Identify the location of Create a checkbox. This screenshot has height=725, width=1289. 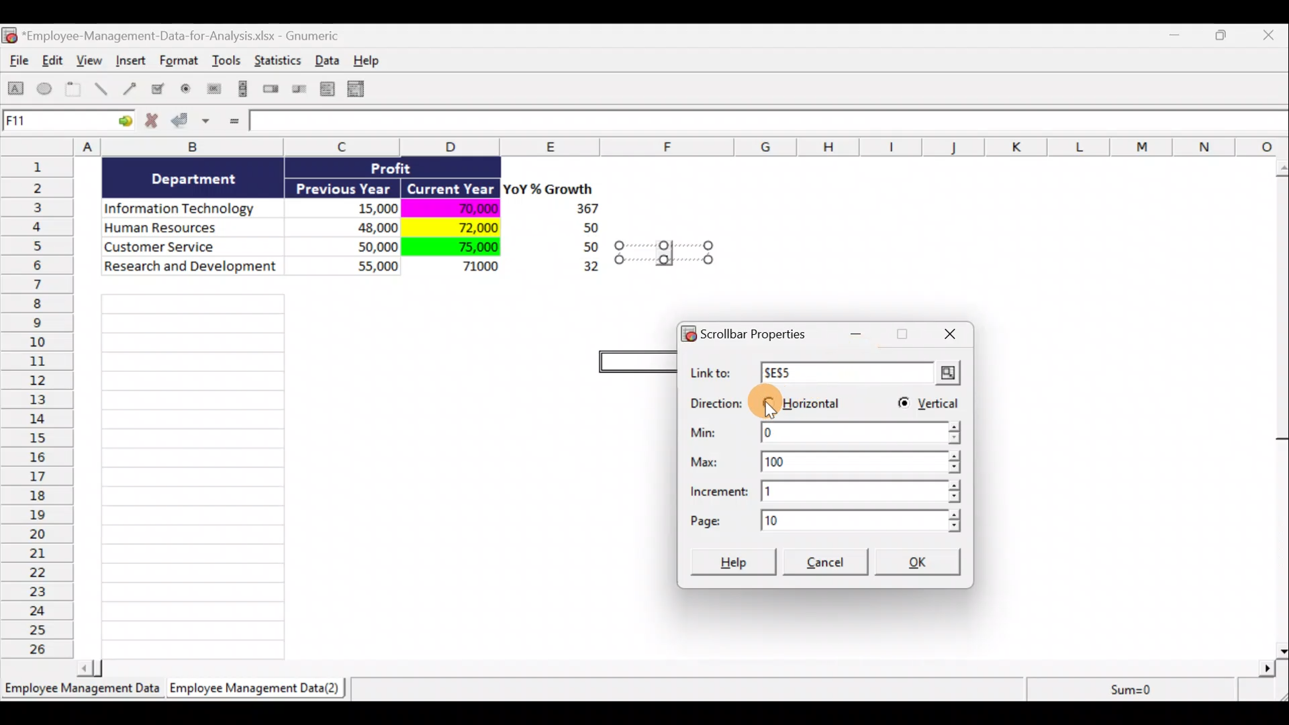
(158, 89).